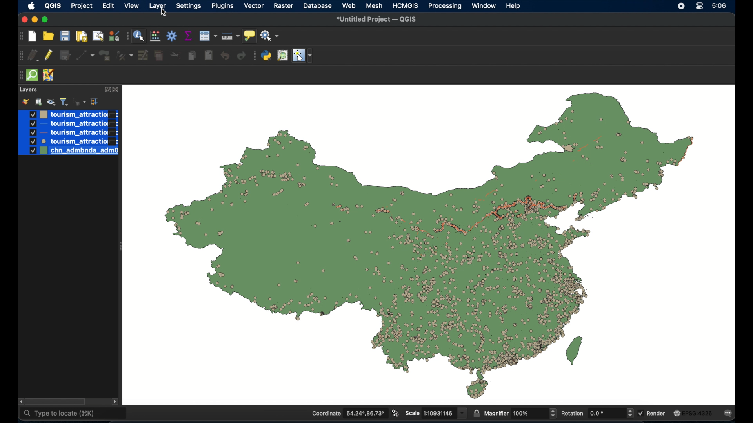  I want to click on modify attributes, so click(143, 55).